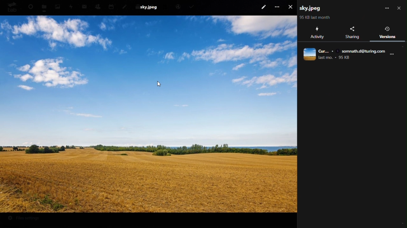 This screenshot has width=407, height=228. What do you see at coordinates (399, 7) in the screenshot?
I see `Close` at bounding box center [399, 7].